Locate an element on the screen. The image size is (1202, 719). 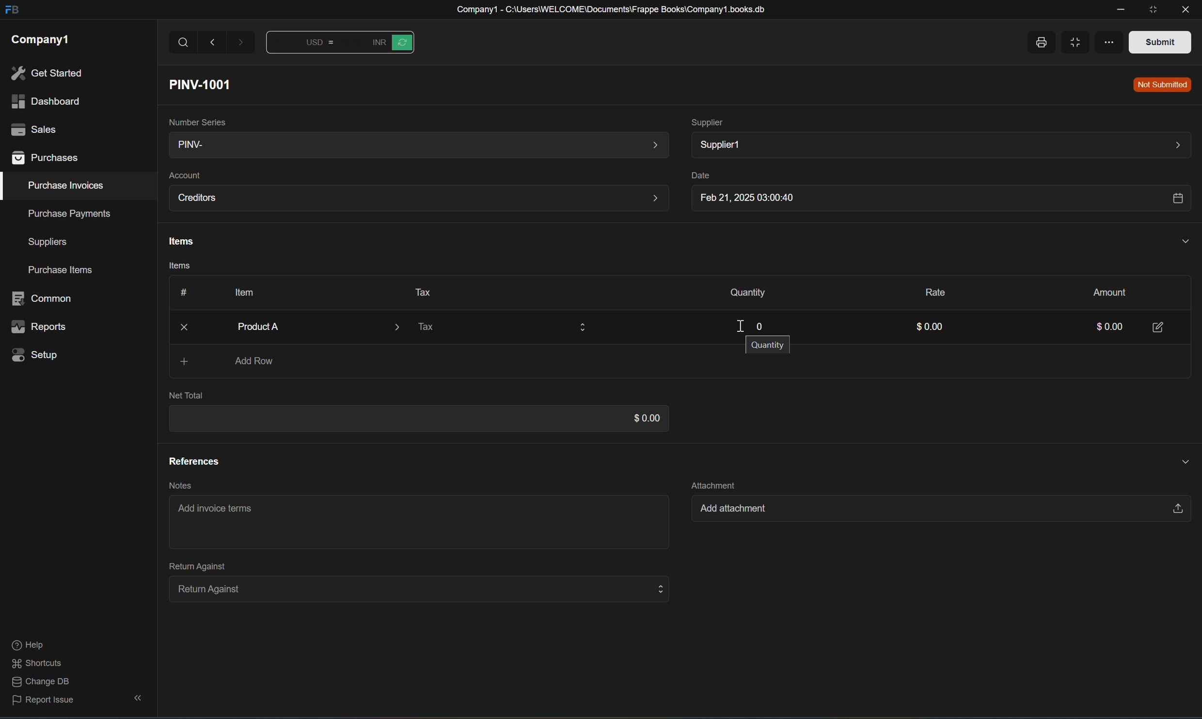
reports is located at coordinates (40, 328).